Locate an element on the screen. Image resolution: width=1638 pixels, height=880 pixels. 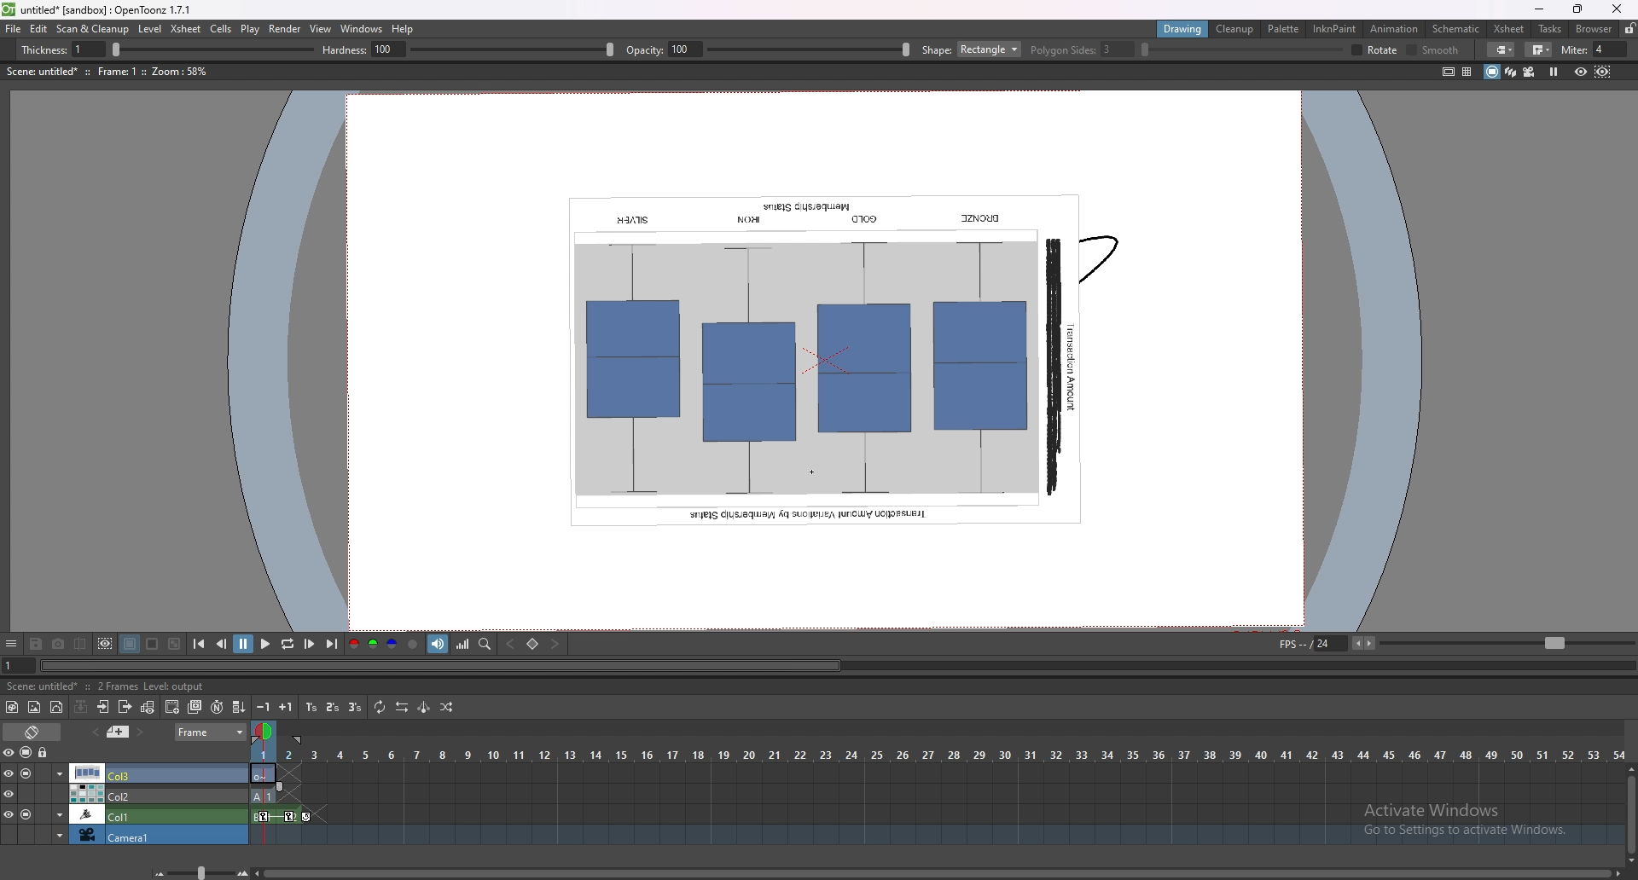
add memo is located at coordinates (119, 731).